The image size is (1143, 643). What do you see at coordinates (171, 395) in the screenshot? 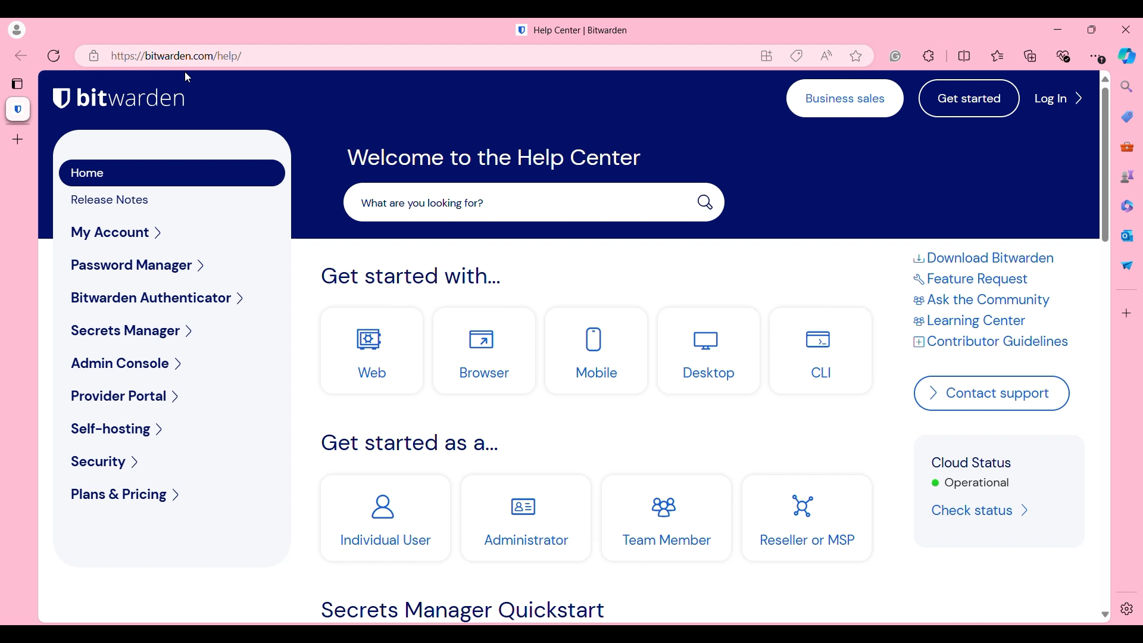
I see `Provider portal` at bounding box center [171, 395].